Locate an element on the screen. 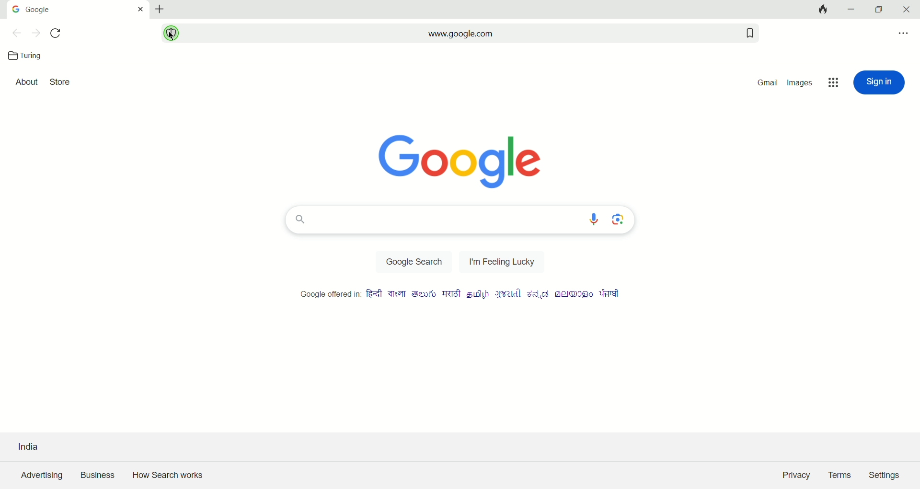  new tab is located at coordinates (160, 8).